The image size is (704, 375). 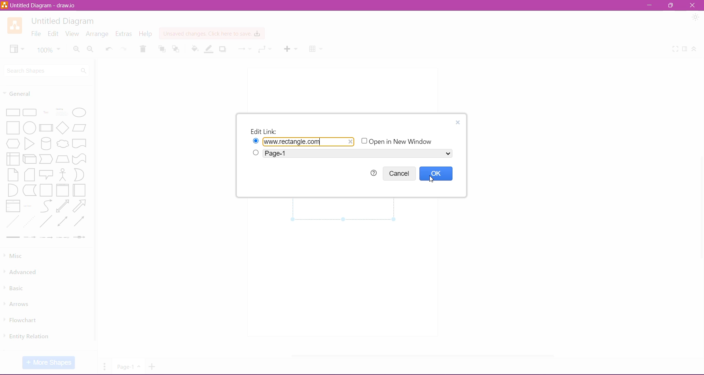 What do you see at coordinates (18, 303) in the screenshot?
I see `Arrows` at bounding box center [18, 303].